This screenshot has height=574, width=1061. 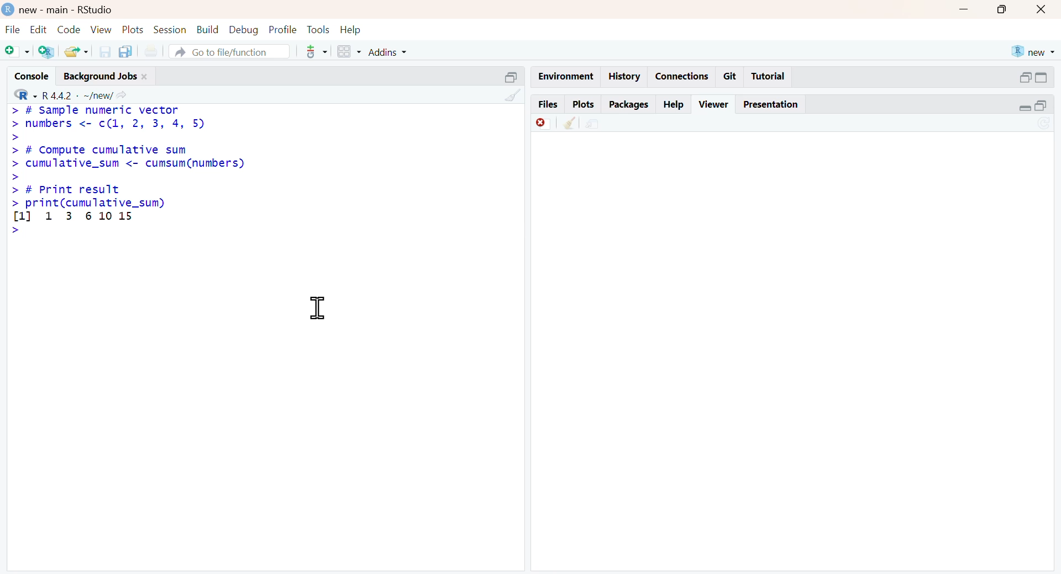 What do you see at coordinates (729, 77) in the screenshot?
I see `Git` at bounding box center [729, 77].